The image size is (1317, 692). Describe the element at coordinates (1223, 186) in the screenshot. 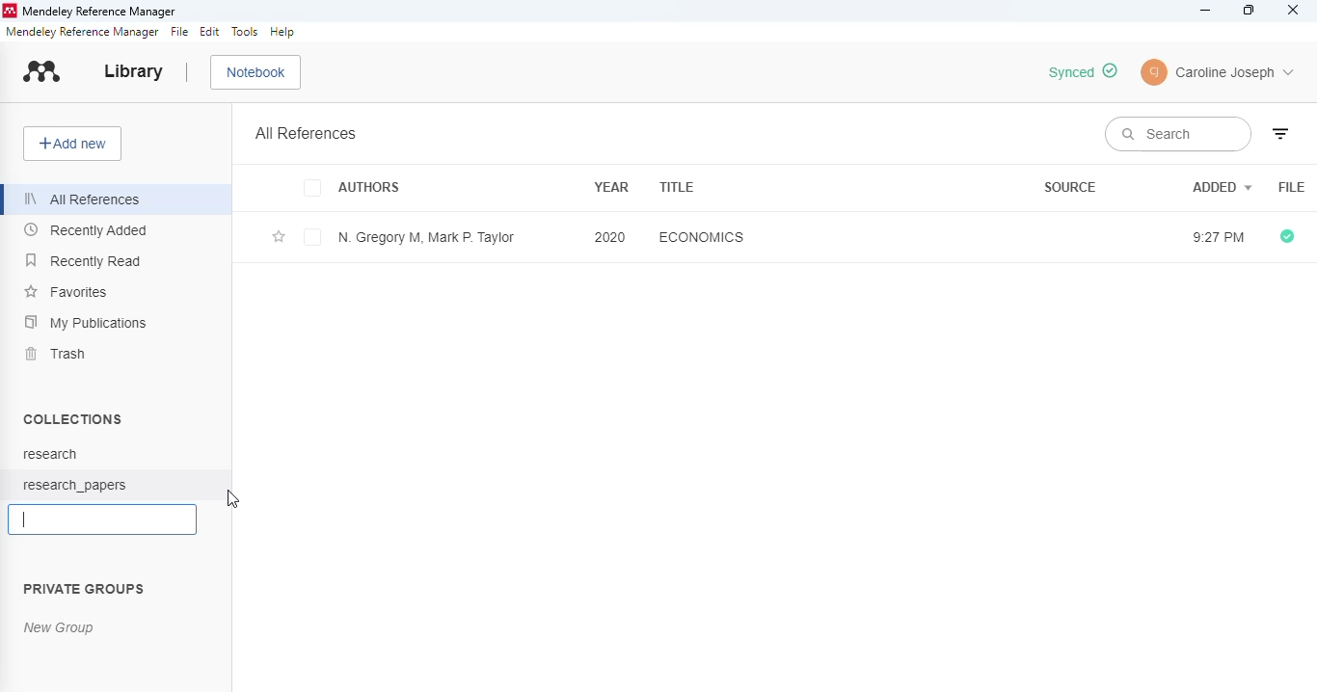

I see `added` at that location.